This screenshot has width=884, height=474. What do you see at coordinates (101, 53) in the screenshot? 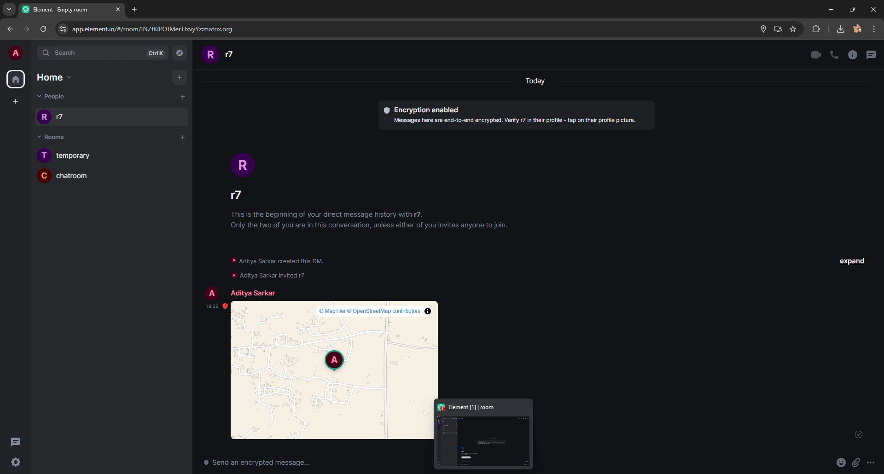
I see `search` at bounding box center [101, 53].